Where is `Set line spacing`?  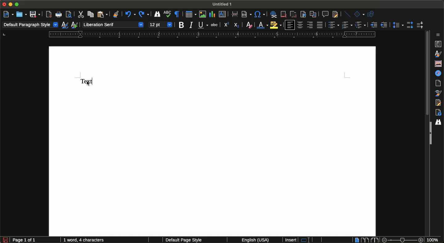 Set line spacing is located at coordinates (397, 25).